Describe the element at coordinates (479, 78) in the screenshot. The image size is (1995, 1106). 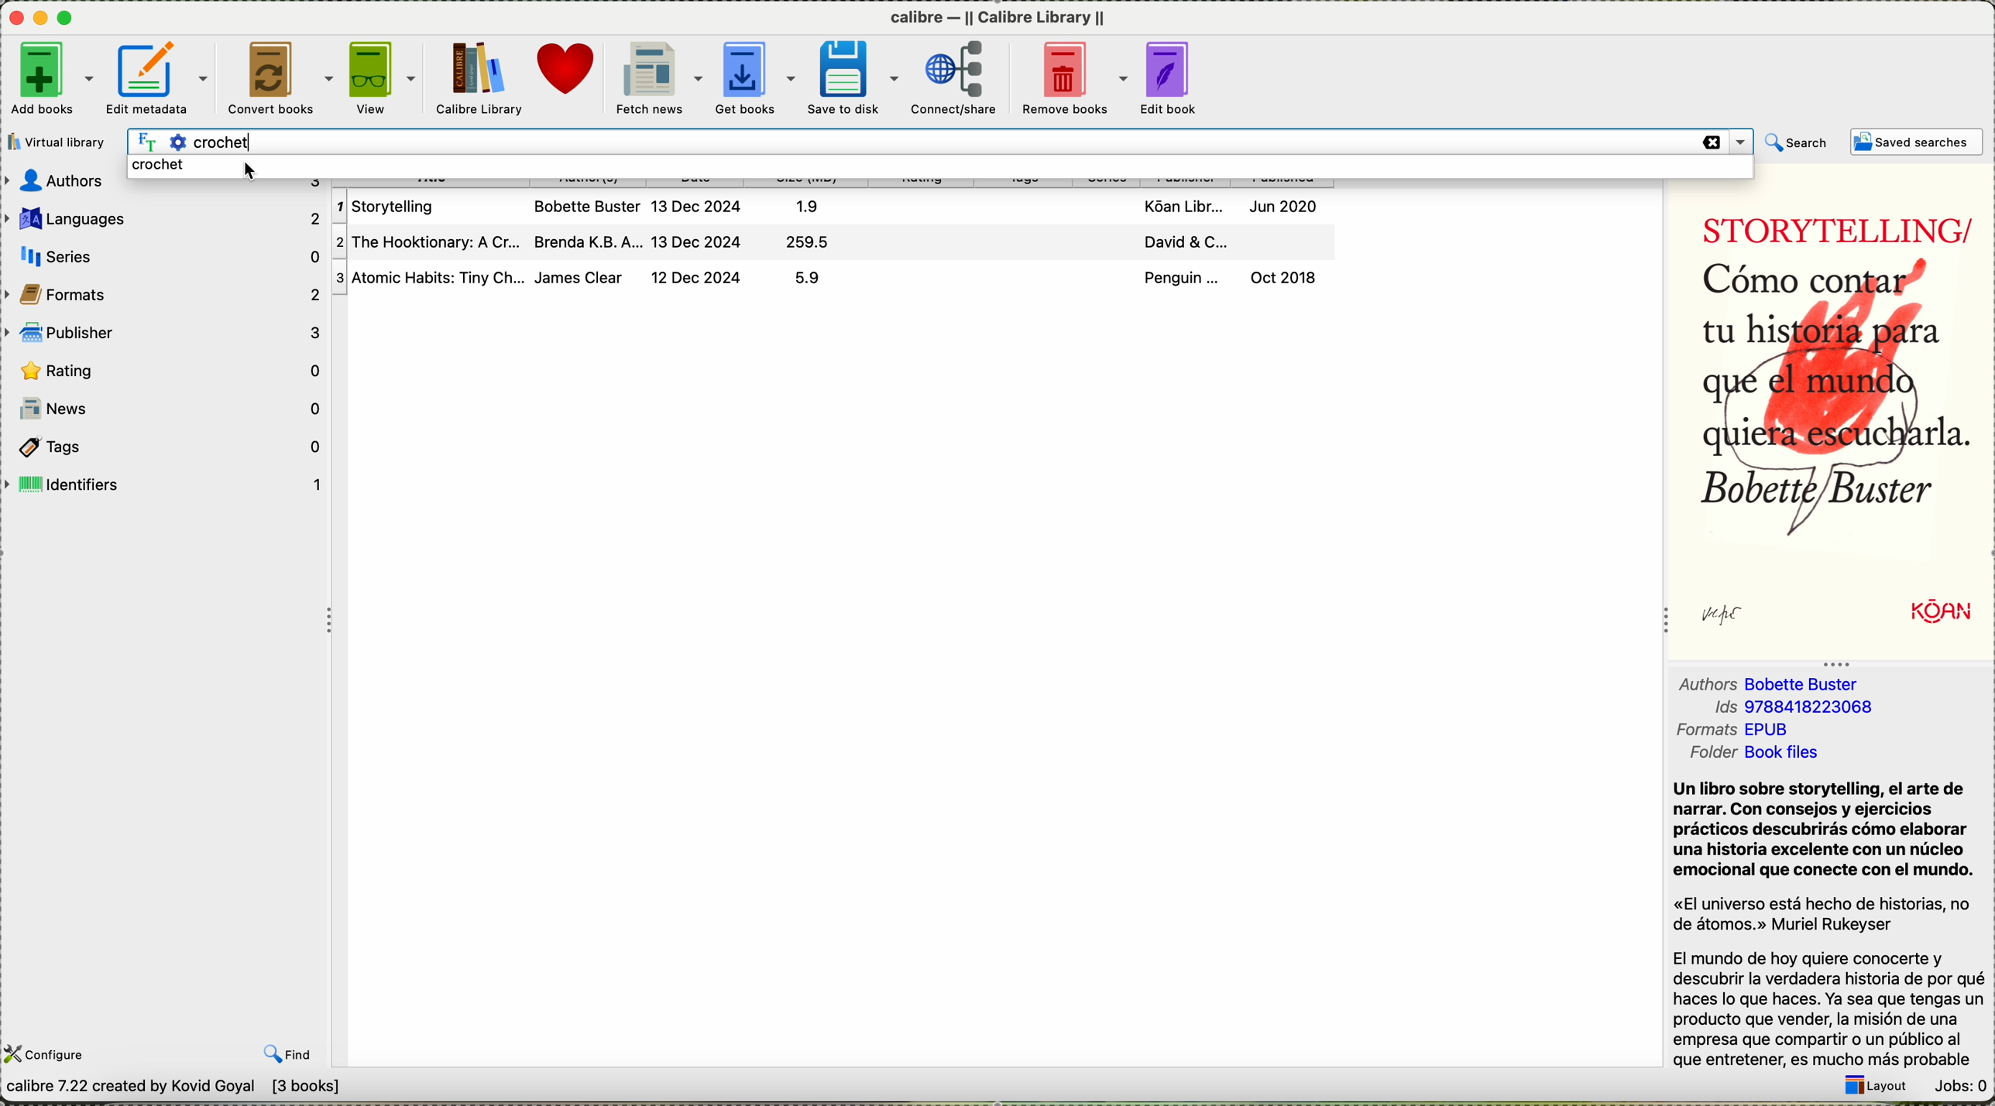
I see `Calibre library` at that location.